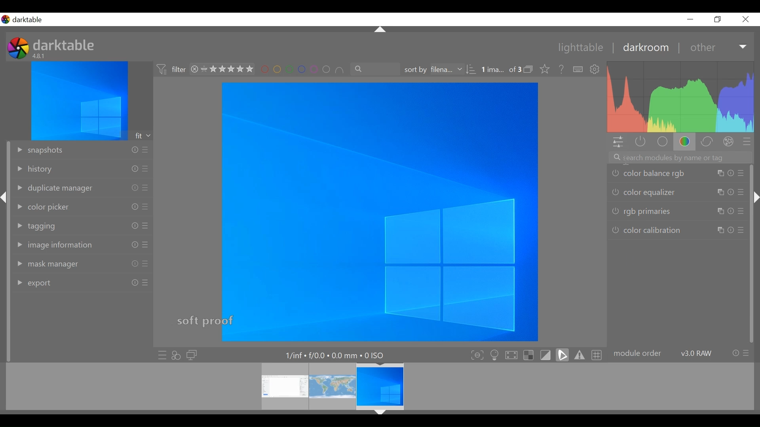 Image resolution: width=760 pixels, height=427 pixels. What do you see at coordinates (702, 48) in the screenshot?
I see `other` at bounding box center [702, 48].